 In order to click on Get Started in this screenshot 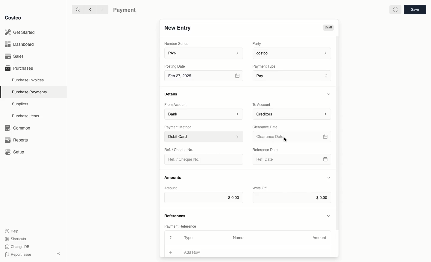, I will do `click(21, 32)`.